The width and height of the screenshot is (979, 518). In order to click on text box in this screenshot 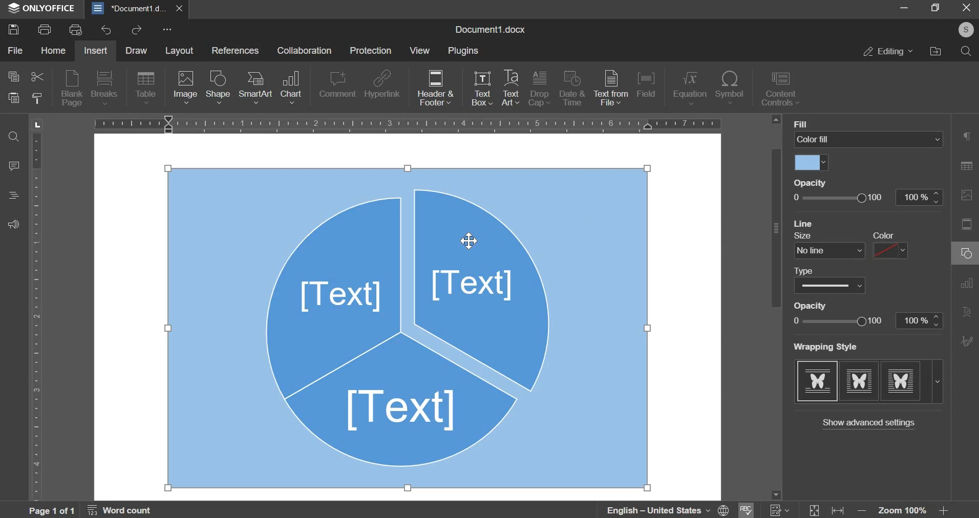, I will do `click(482, 91)`.